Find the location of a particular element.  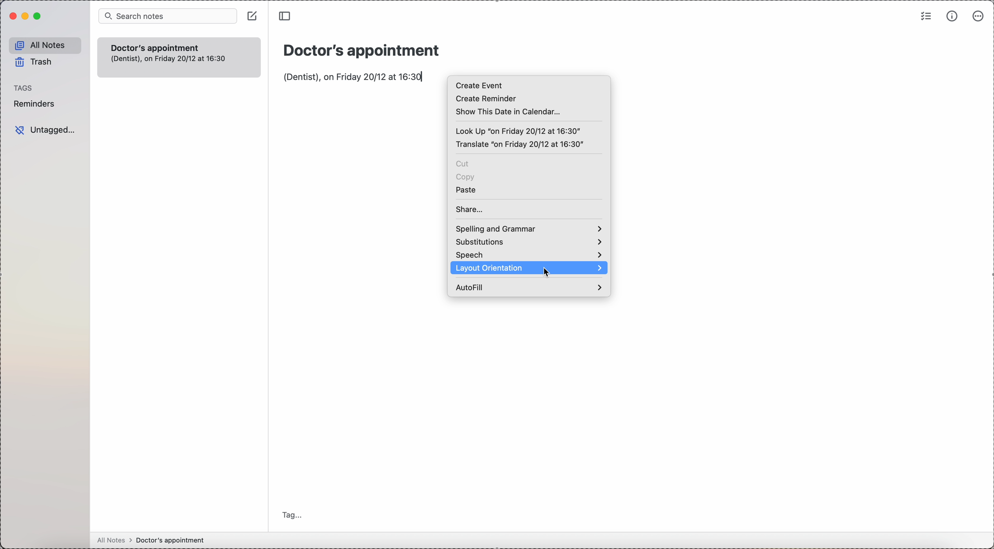

reminders is located at coordinates (37, 104).